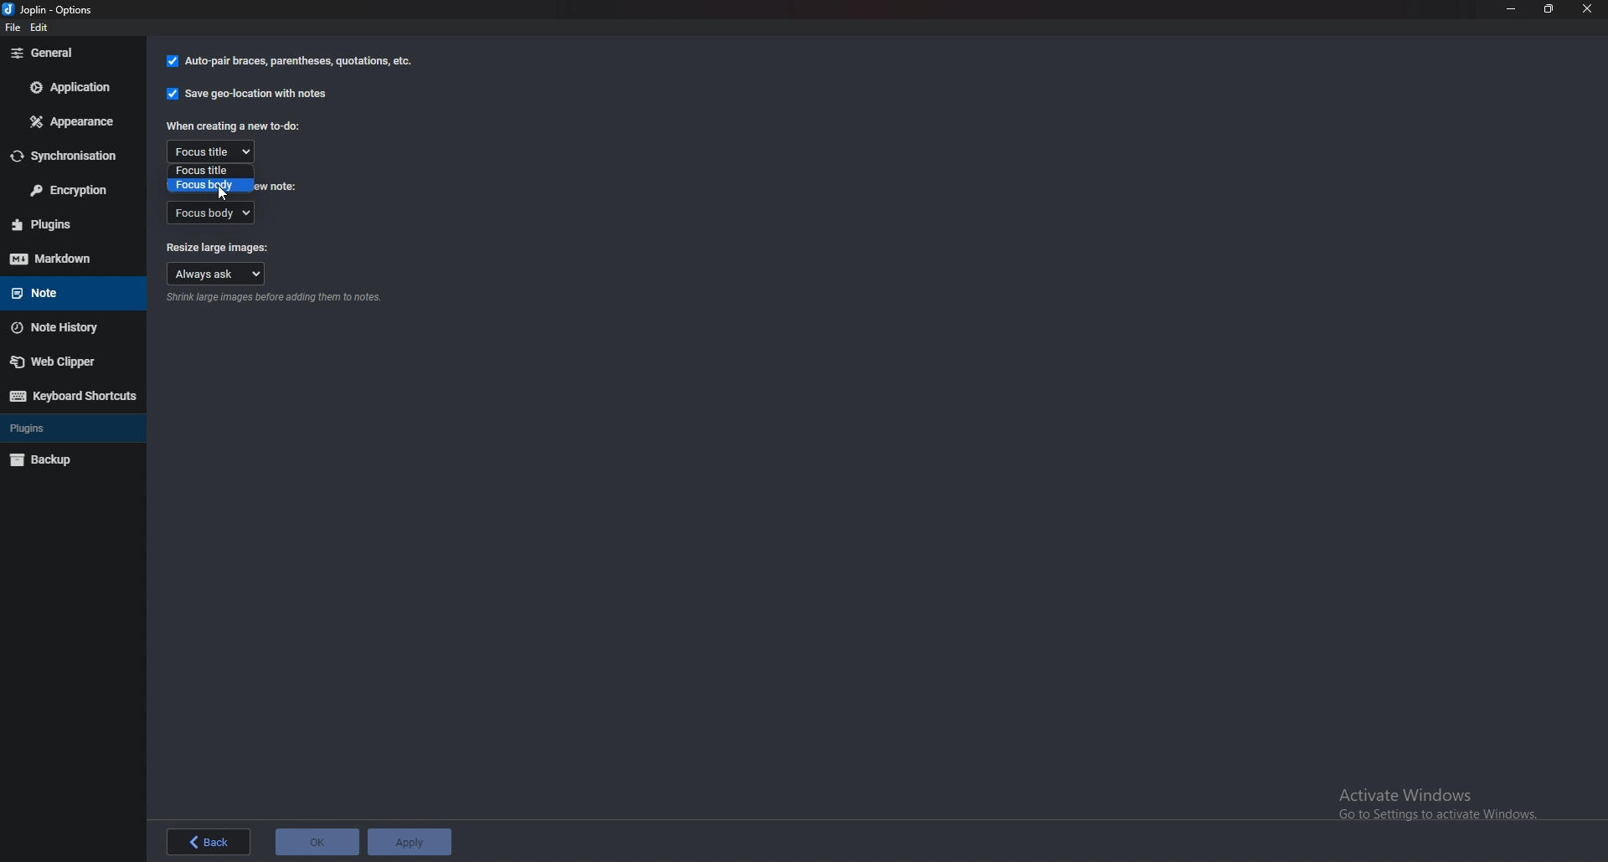  What do you see at coordinates (1511, 8) in the screenshot?
I see `Minimize` at bounding box center [1511, 8].